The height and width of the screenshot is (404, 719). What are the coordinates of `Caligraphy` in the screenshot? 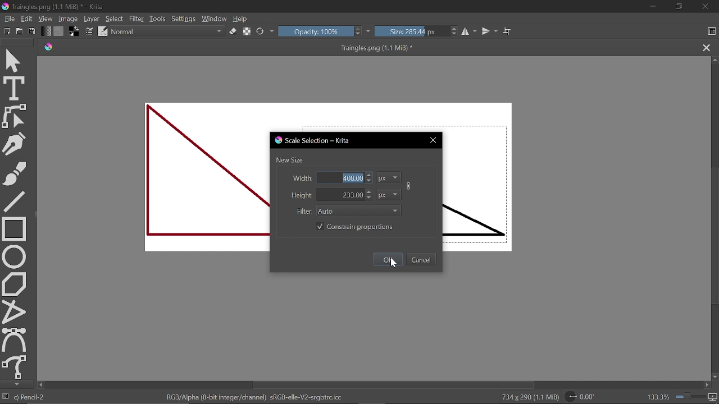 It's located at (15, 143).